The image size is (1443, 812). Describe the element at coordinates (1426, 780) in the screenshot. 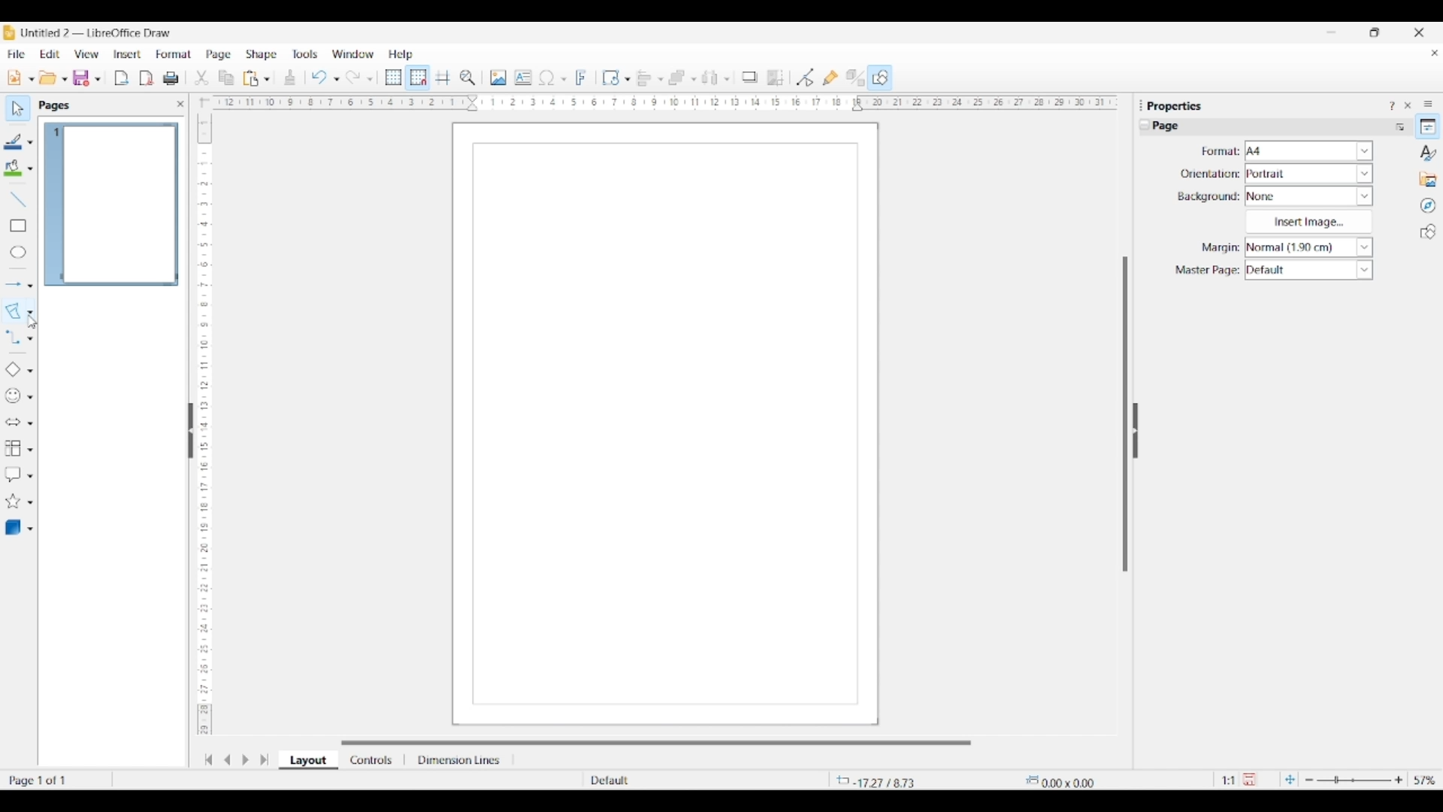

I see `Zoom factor` at that location.